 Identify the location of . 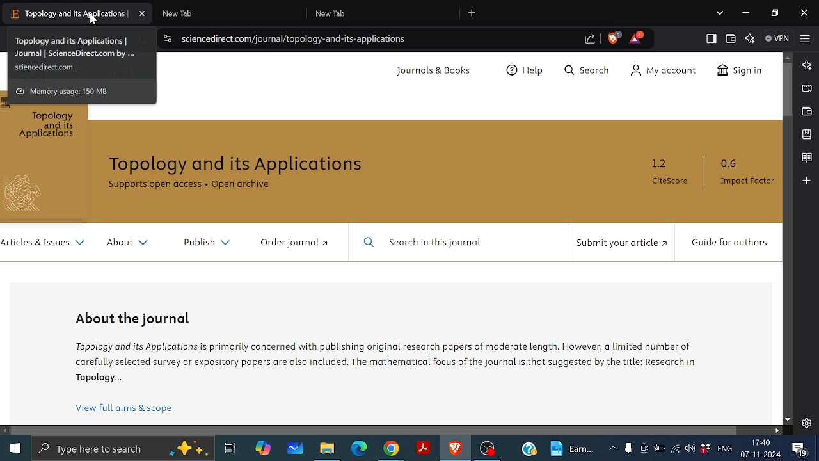
(29, 193).